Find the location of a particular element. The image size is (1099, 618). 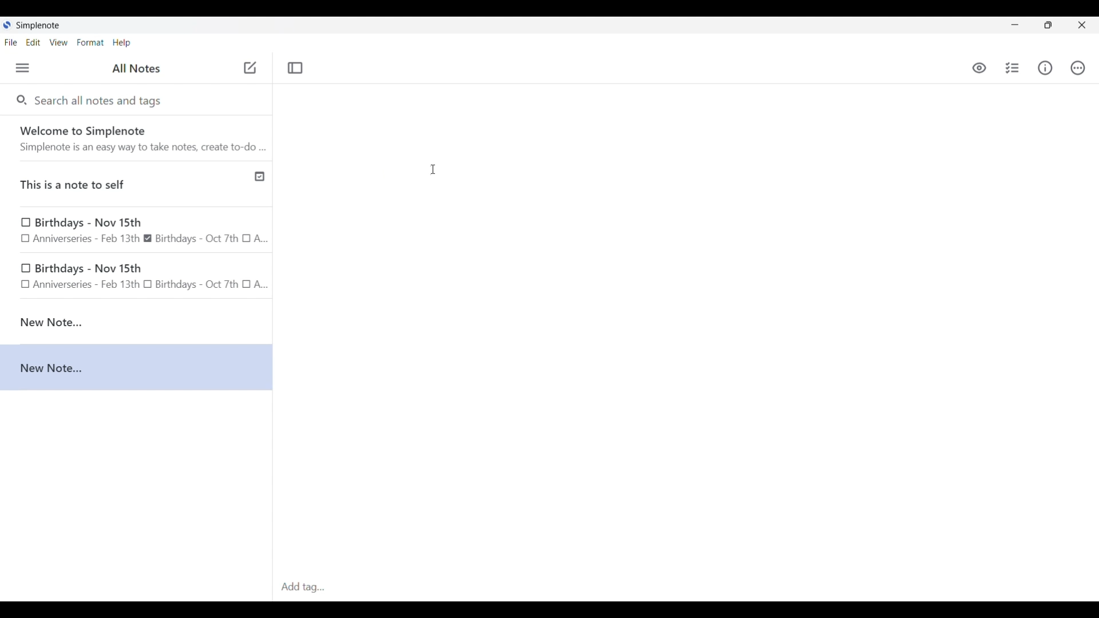

Help menu is located at coordinates (121, 42).